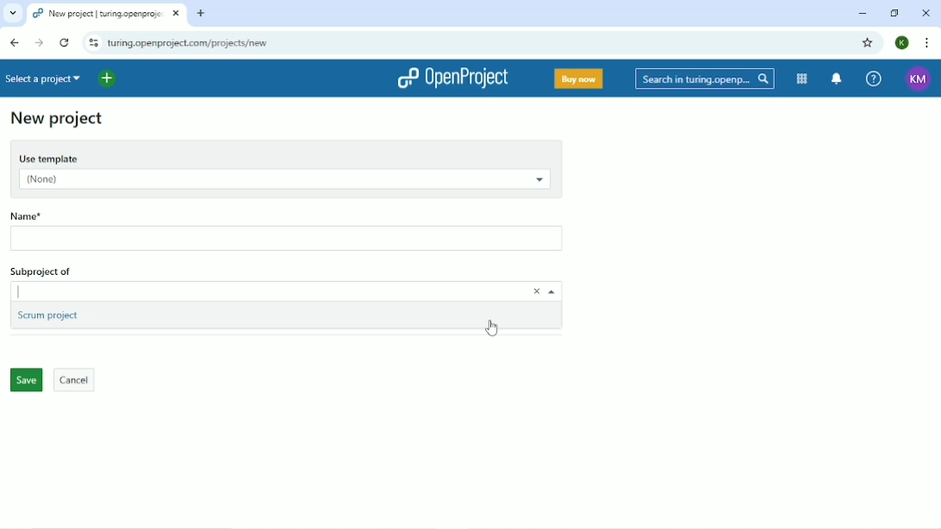 The image size is (941, 529). What do you see at coordinates (57, 120) in the screenshot?
I see `New project` at bounding box center [57, 120].